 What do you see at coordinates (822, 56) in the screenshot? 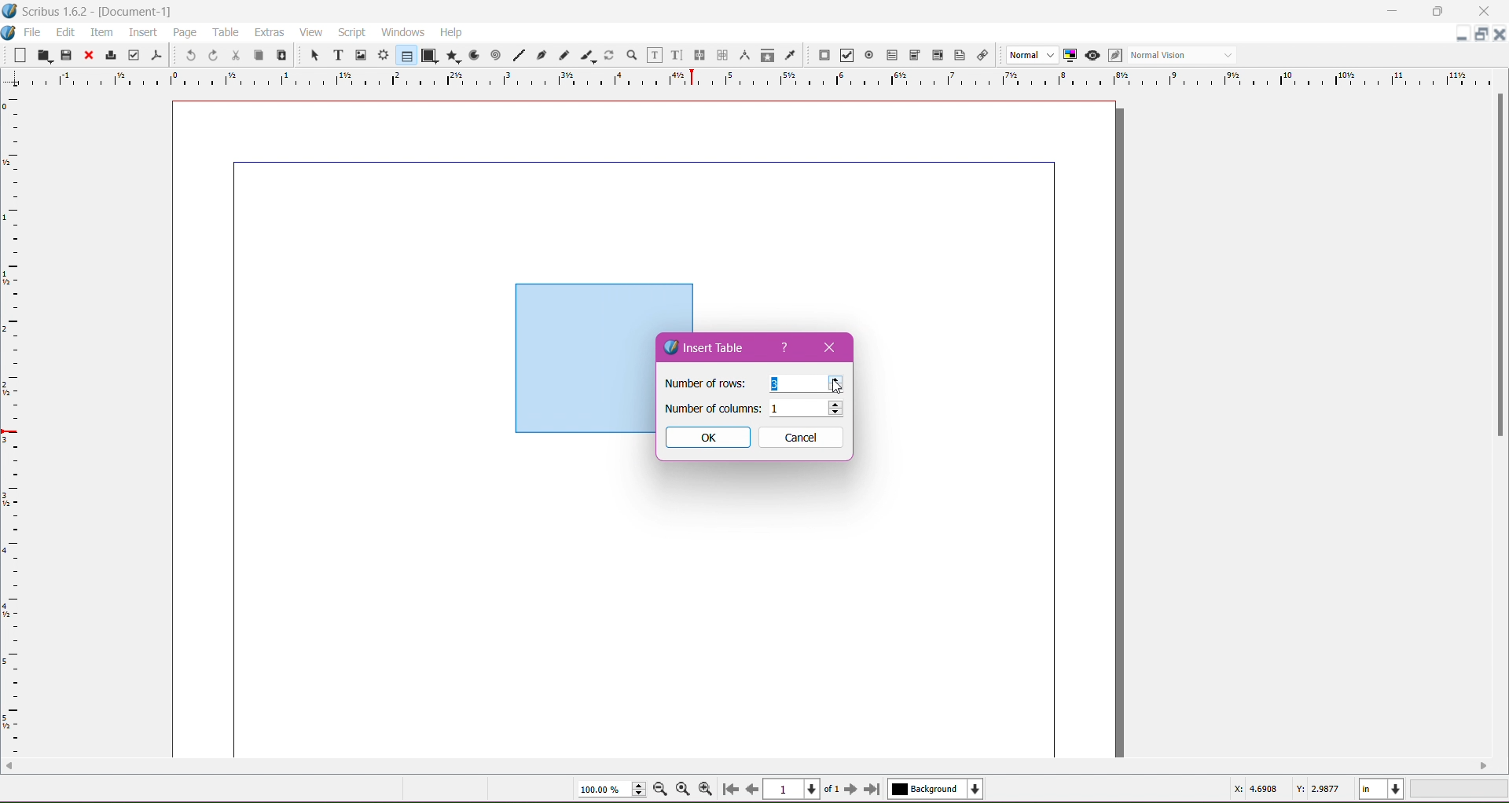
I see `PDF Push button` at bounding box center [822, 56].